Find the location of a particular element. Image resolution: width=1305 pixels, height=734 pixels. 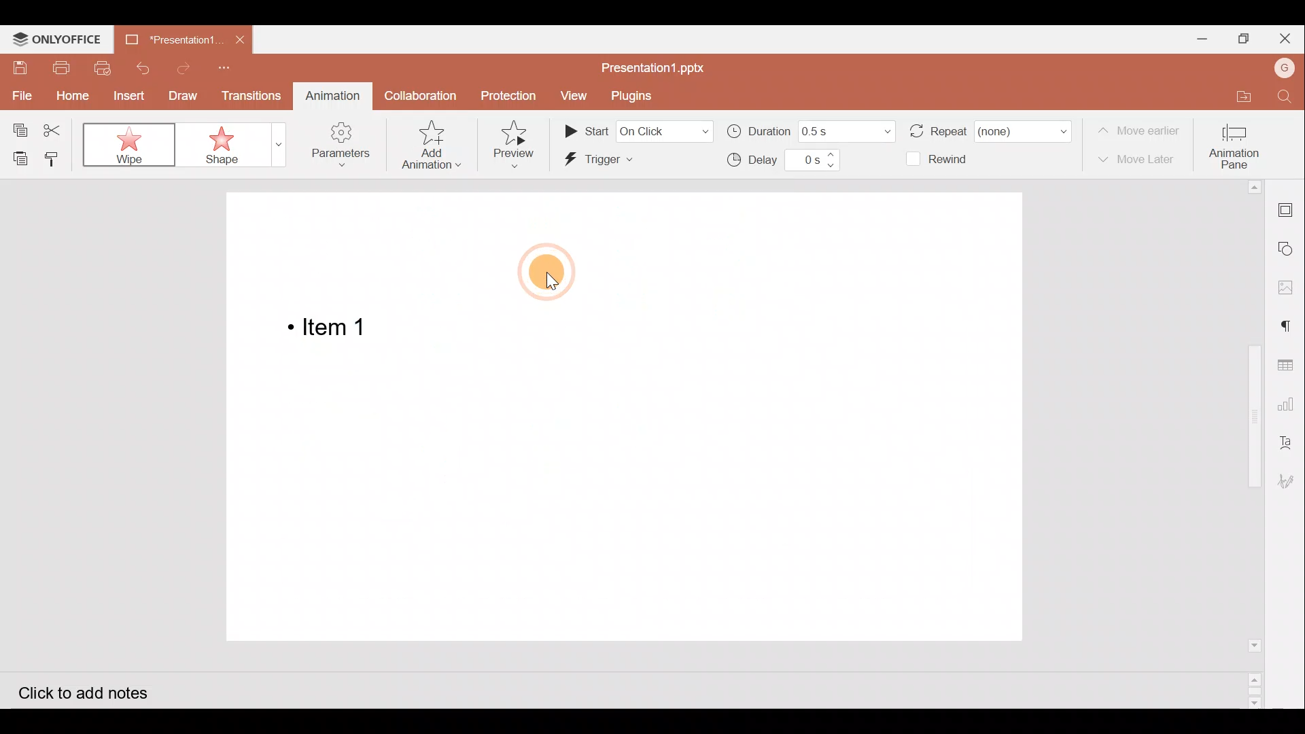

Chart settings is located at coordinates (1293, 401).